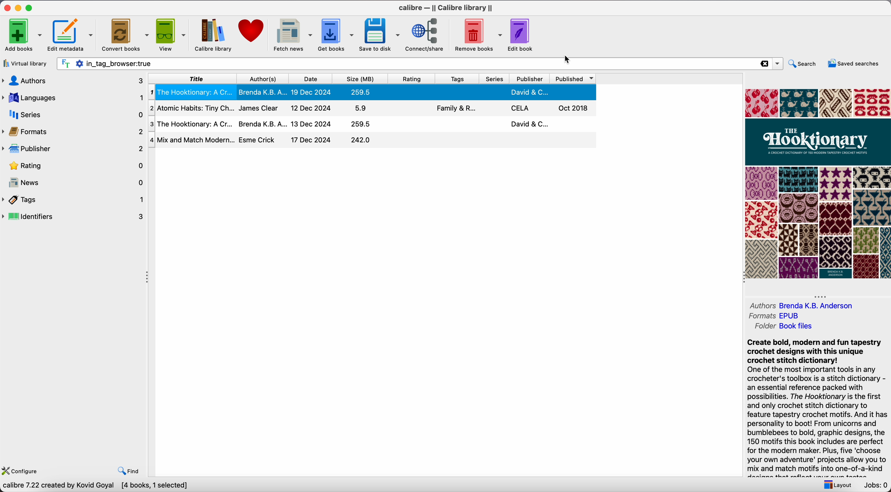 This screenshot has height=492, width=891. Describe the element at coordinates (262, 92) in the screenshot. I see `Brenda K.B.A...` at that location.